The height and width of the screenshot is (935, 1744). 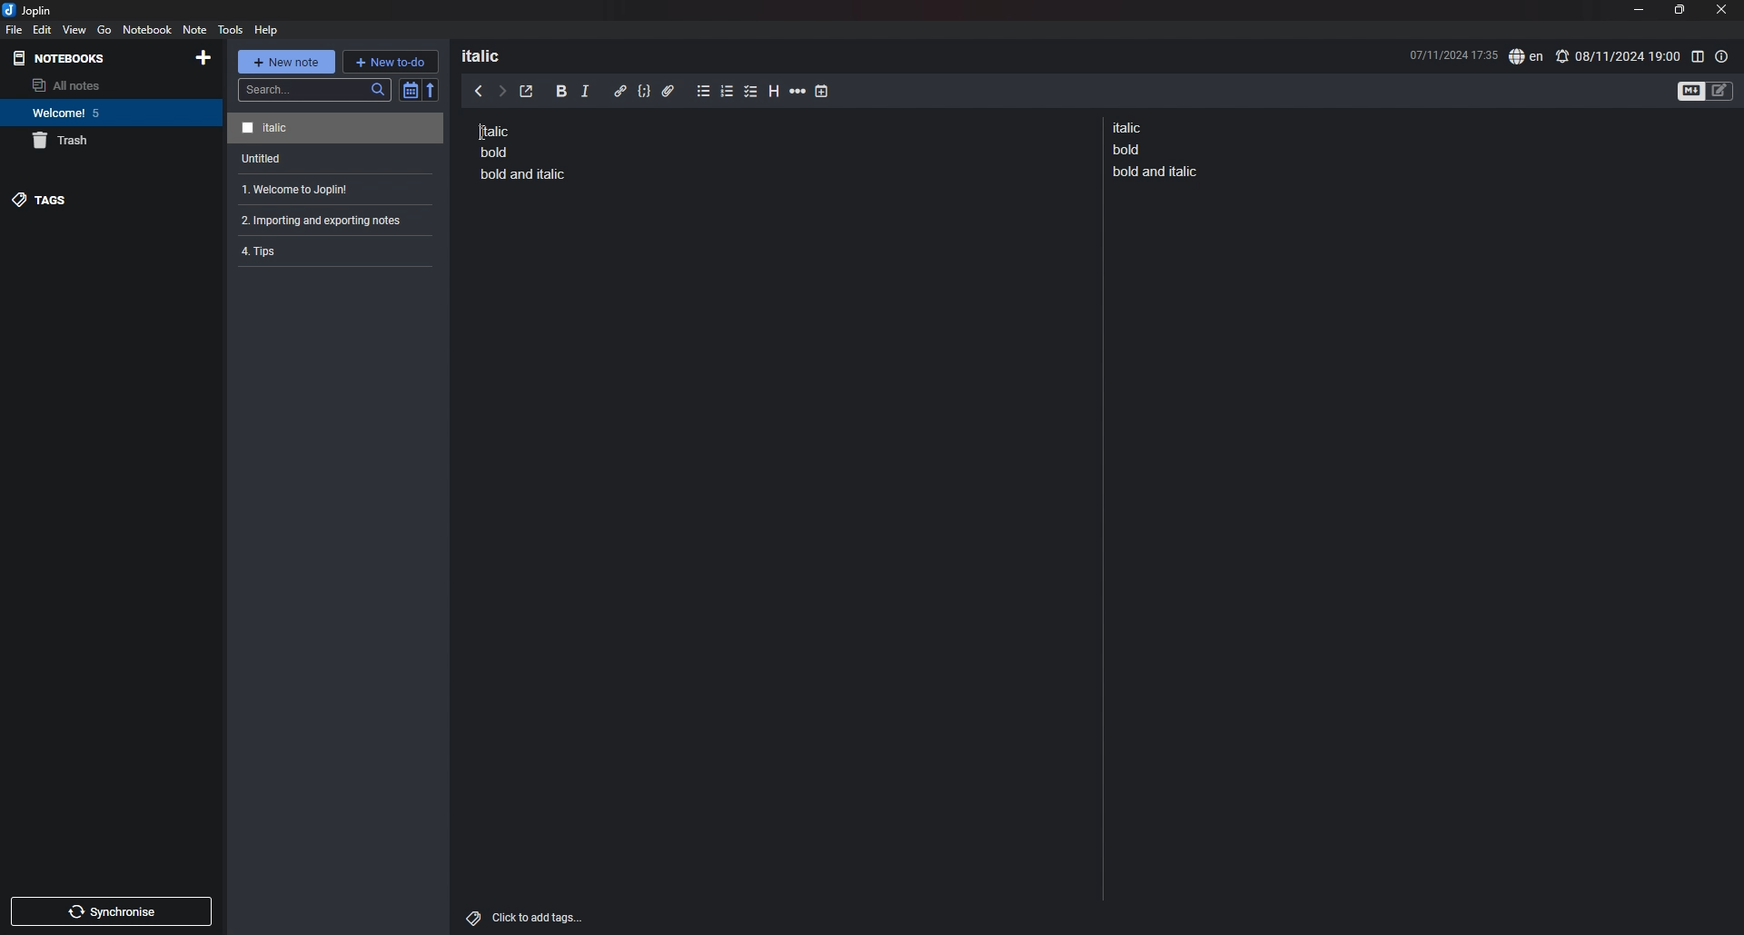 I want to click on note properties, so click(x=1722, y=56).